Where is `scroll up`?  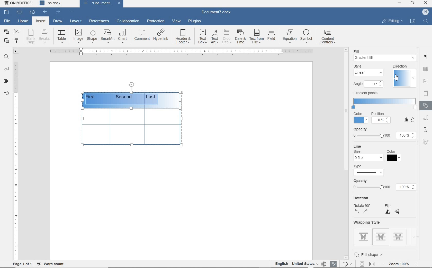
scroll up is located at coordinates (345, 49).